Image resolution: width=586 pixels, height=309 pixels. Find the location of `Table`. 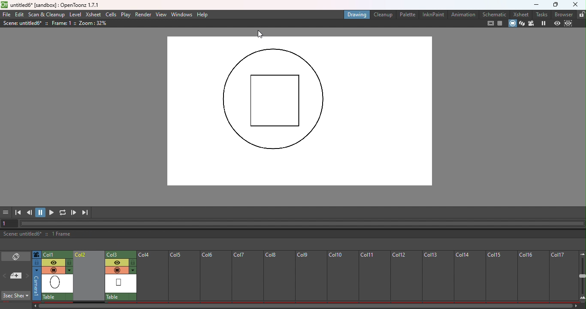

Table is located at coordinates (121, 296).